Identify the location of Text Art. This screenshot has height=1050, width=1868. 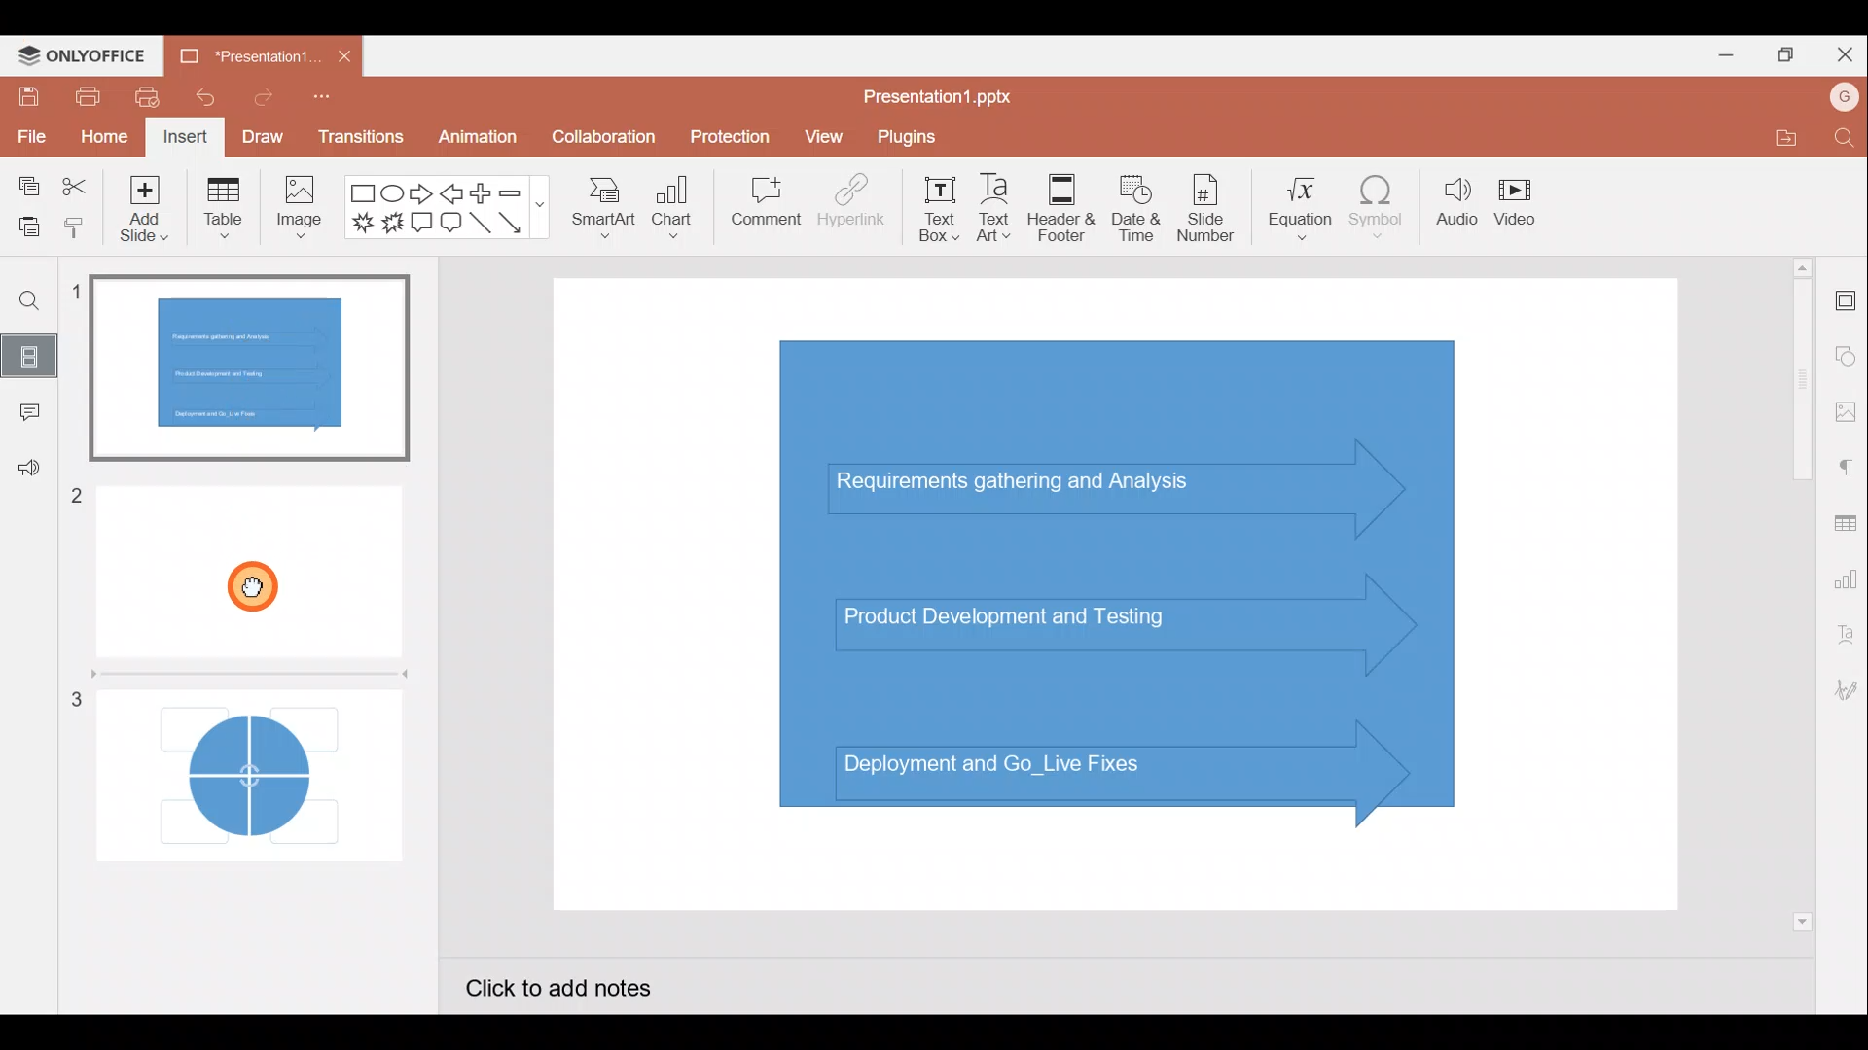
(1000, 209).